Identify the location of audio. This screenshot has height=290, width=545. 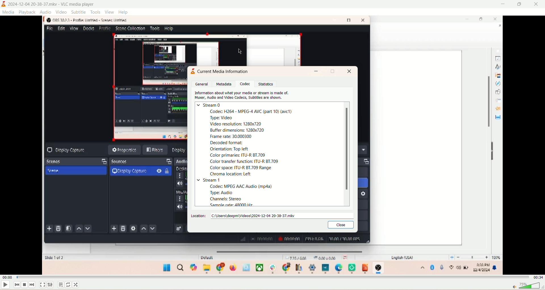
(46, 12).